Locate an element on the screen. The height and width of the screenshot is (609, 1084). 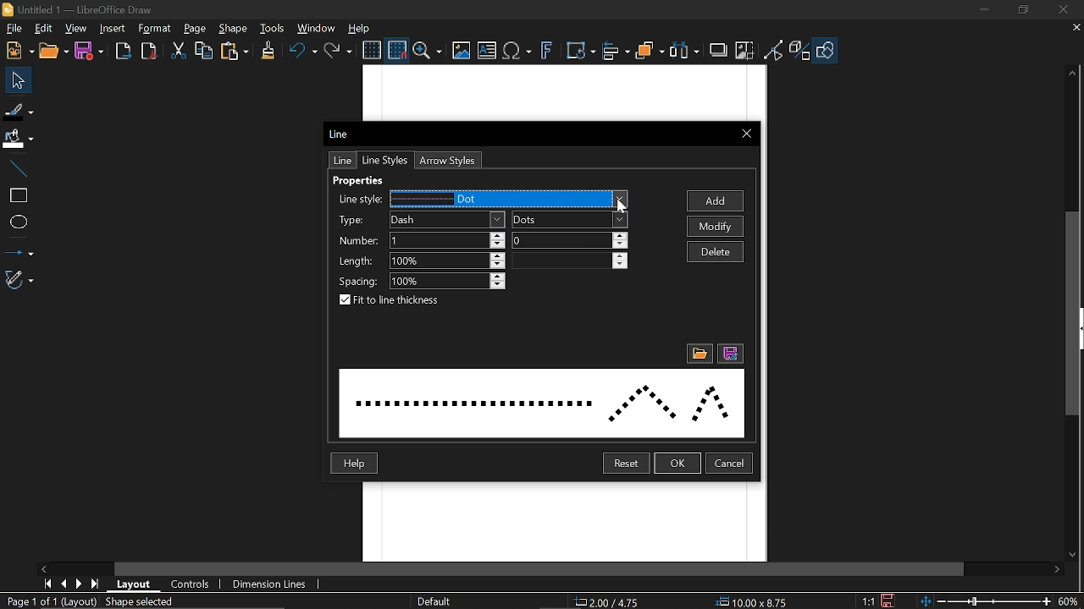
Size is located at coordinates (757, 602).